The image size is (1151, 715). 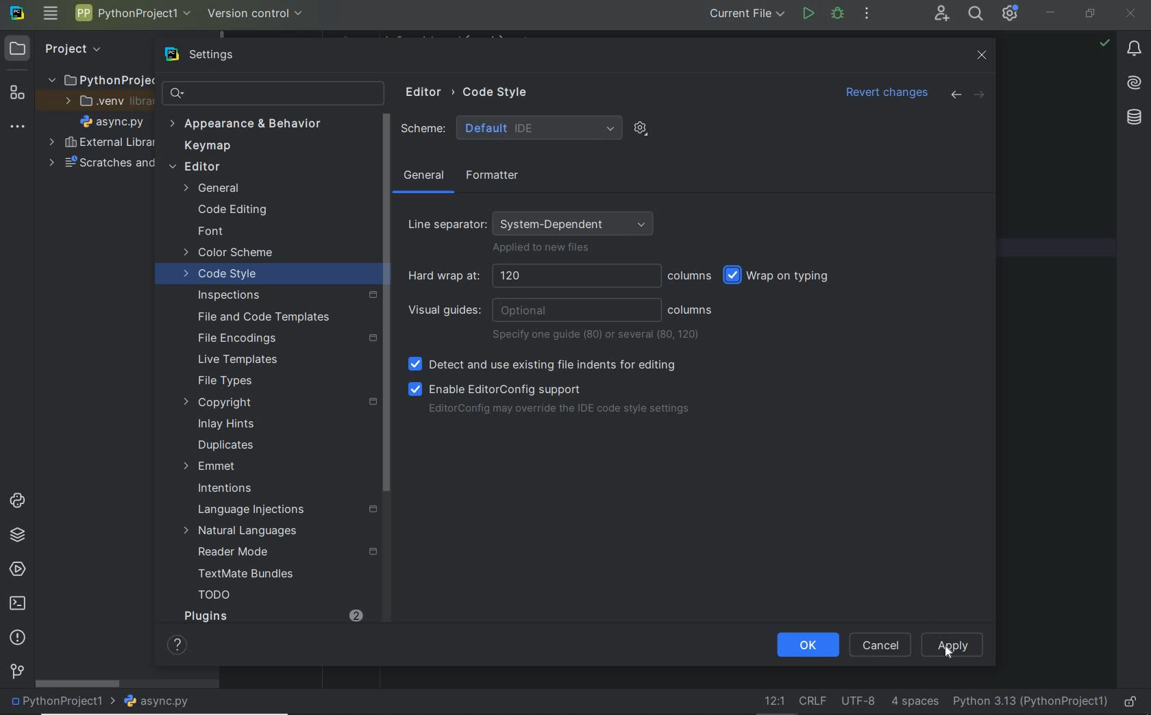 I want to click on Editor, so click(x=420, y=93).